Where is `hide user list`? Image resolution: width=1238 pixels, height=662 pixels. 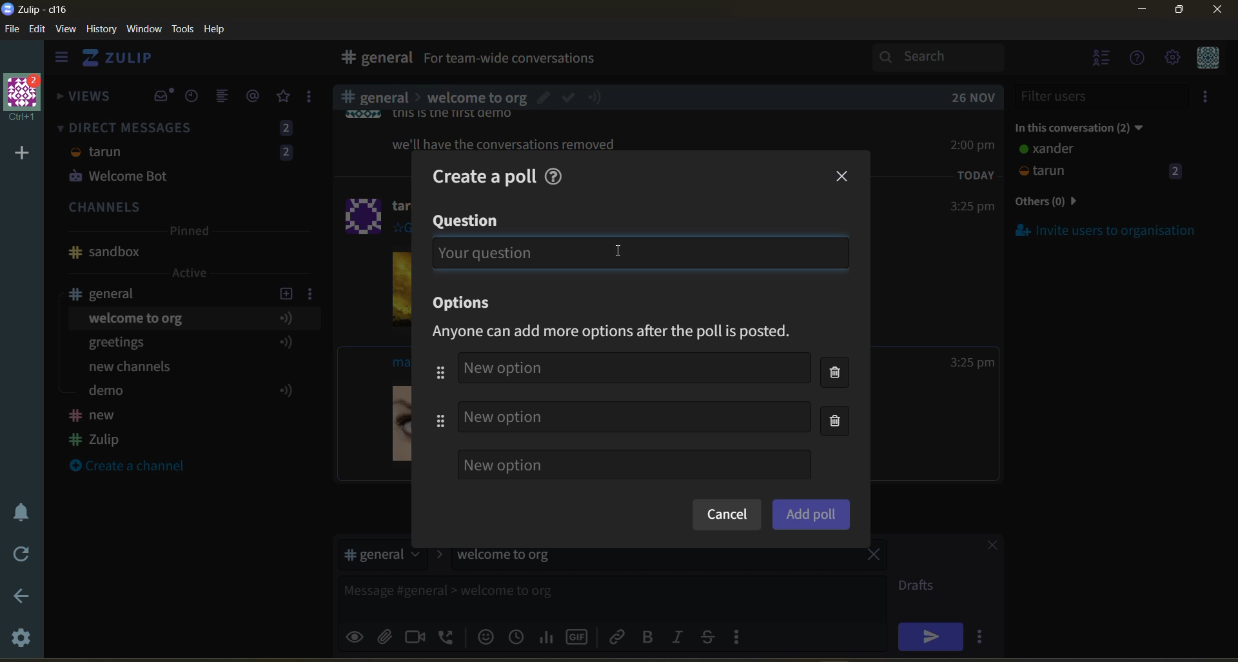 hide user list is located at coordinates (1102, 59).